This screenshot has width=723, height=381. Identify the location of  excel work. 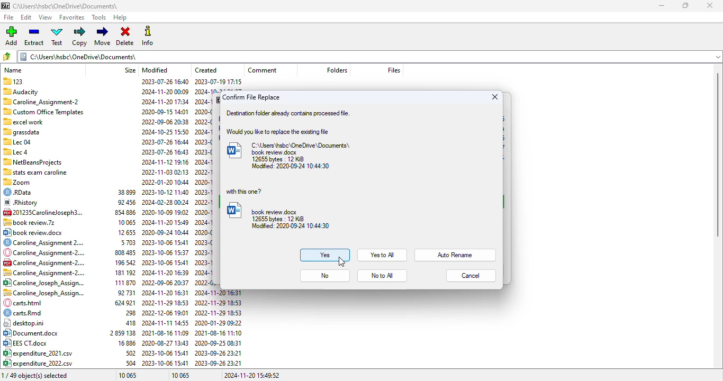
(24, 121).